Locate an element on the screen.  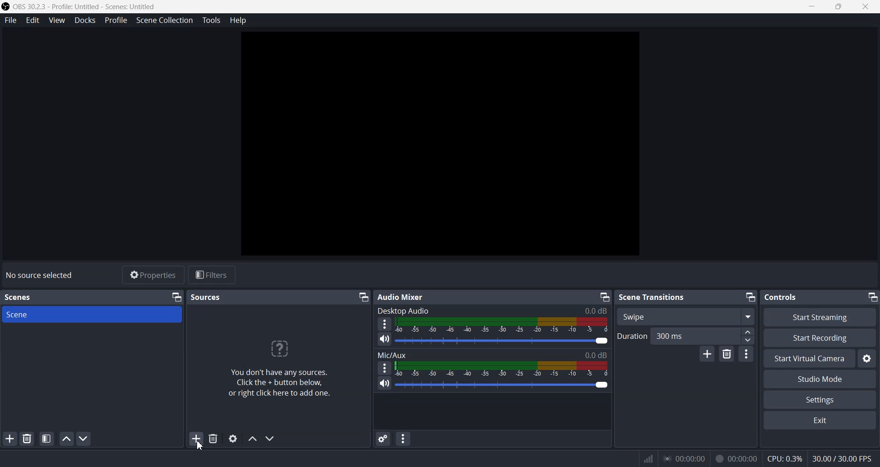
Text is located at coordinates (284, 364).